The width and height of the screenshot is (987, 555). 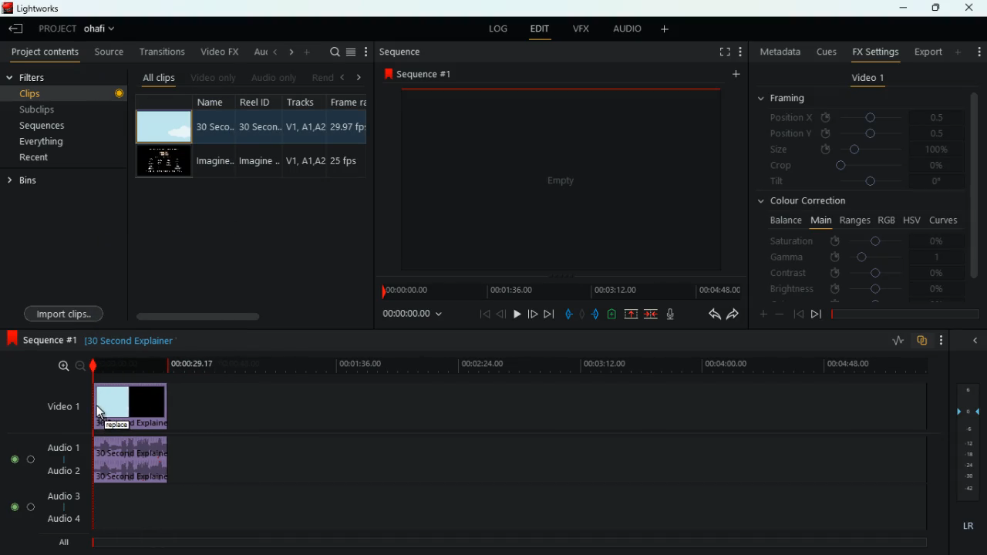 I want to click on video 1, so click(x=866, y=80).